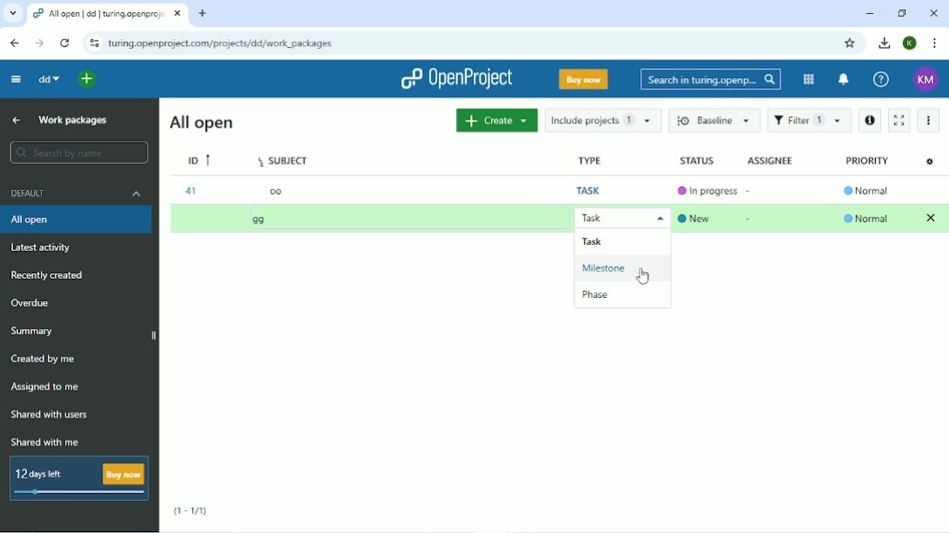 This screenshot has width=949, height=533. I want to click on Up, so click(14, 120).